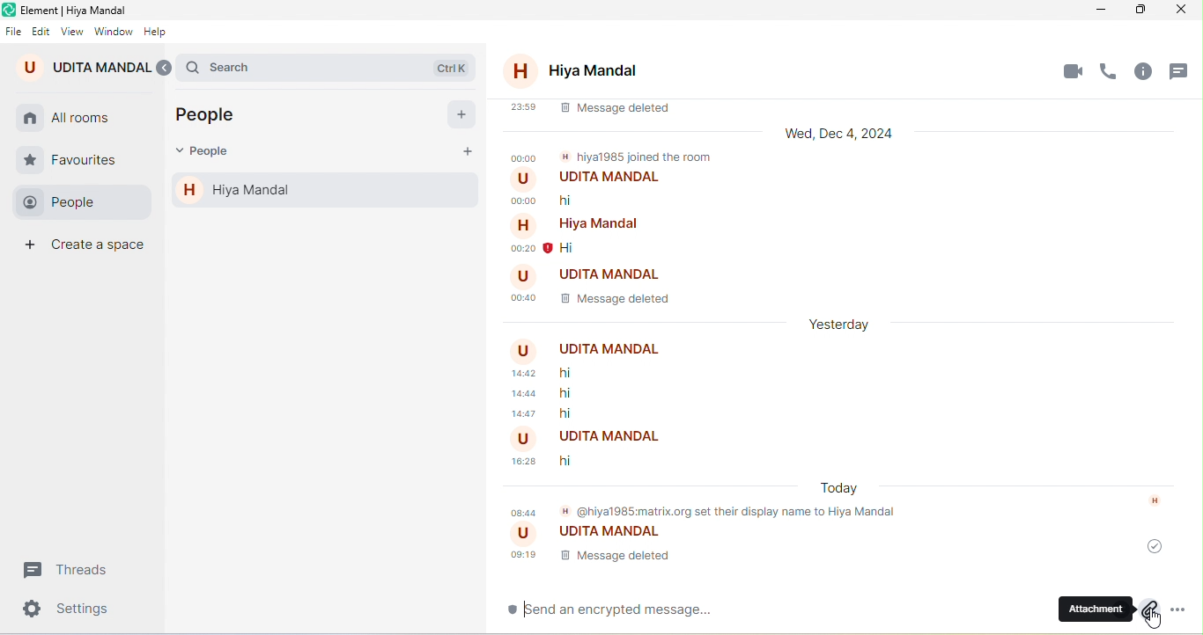  What do you see at coordinates (600, 225) in the screenshot?
I see `Hiya Mandal` at bounding box center [600, 225].